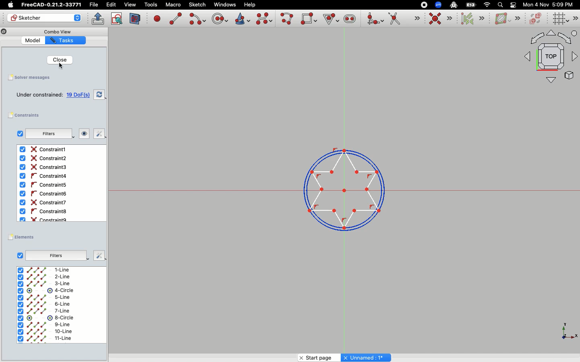 The width and height of the screenshot is (580, 362). What do you see at coordinates (559, 19) in the screenshot?
I see `Toggle grid` at bounding box center [559, 19].